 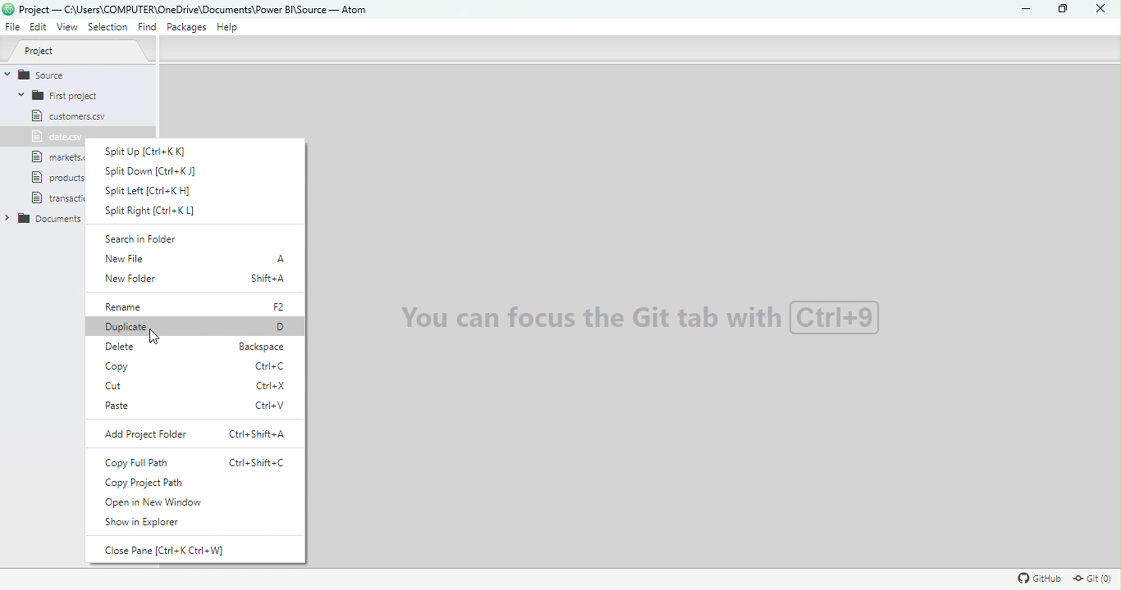 I want to click on Source, so click(x=63, y=74).